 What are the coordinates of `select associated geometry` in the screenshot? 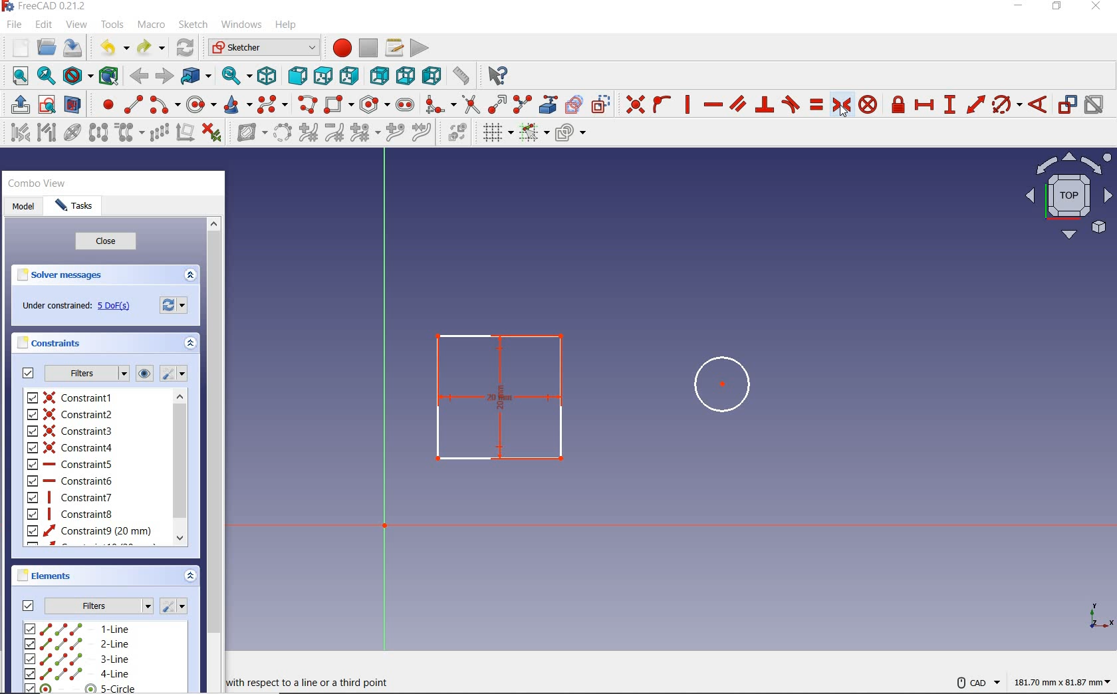 It's located at (46, 134).